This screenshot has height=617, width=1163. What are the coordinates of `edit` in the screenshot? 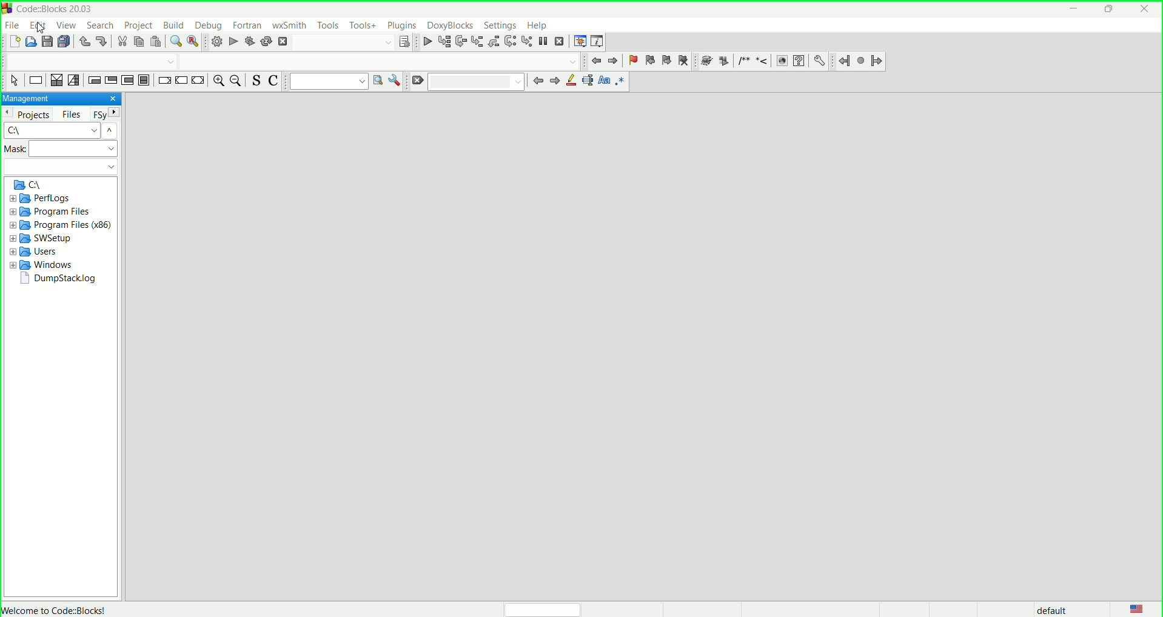 It's located at (36, 25).